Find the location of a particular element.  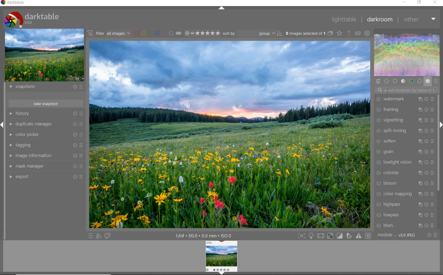

lowlight vision is located at coordinates (403, 163).